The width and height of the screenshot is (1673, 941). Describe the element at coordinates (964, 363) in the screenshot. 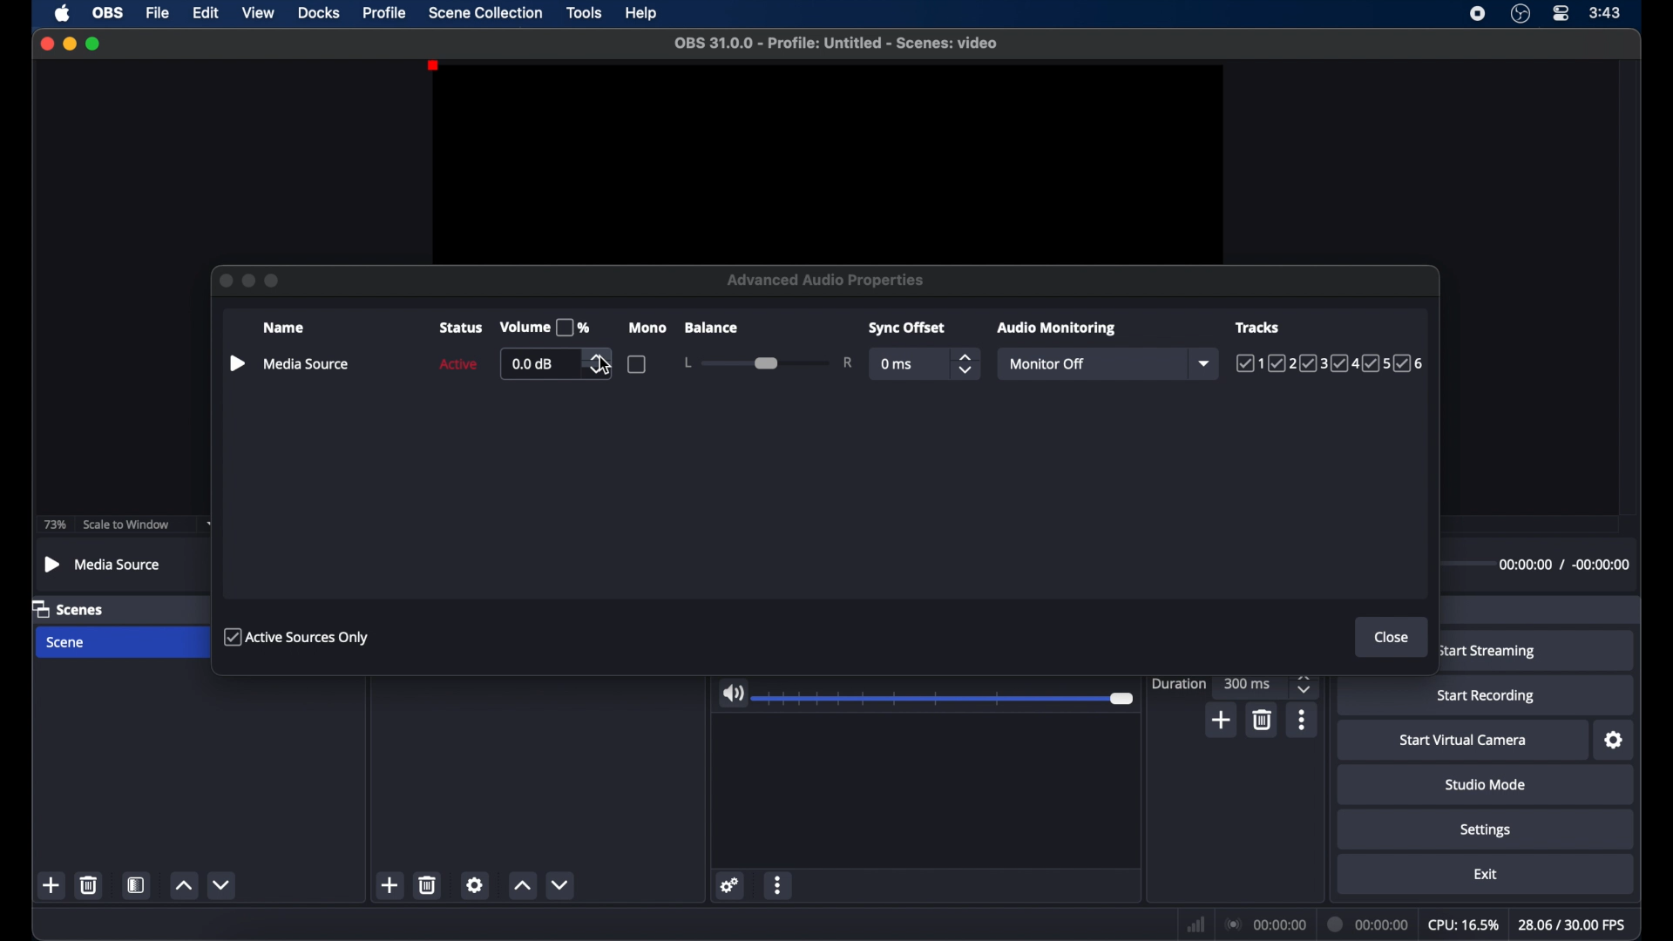

I see `stepper buttons` at that location.